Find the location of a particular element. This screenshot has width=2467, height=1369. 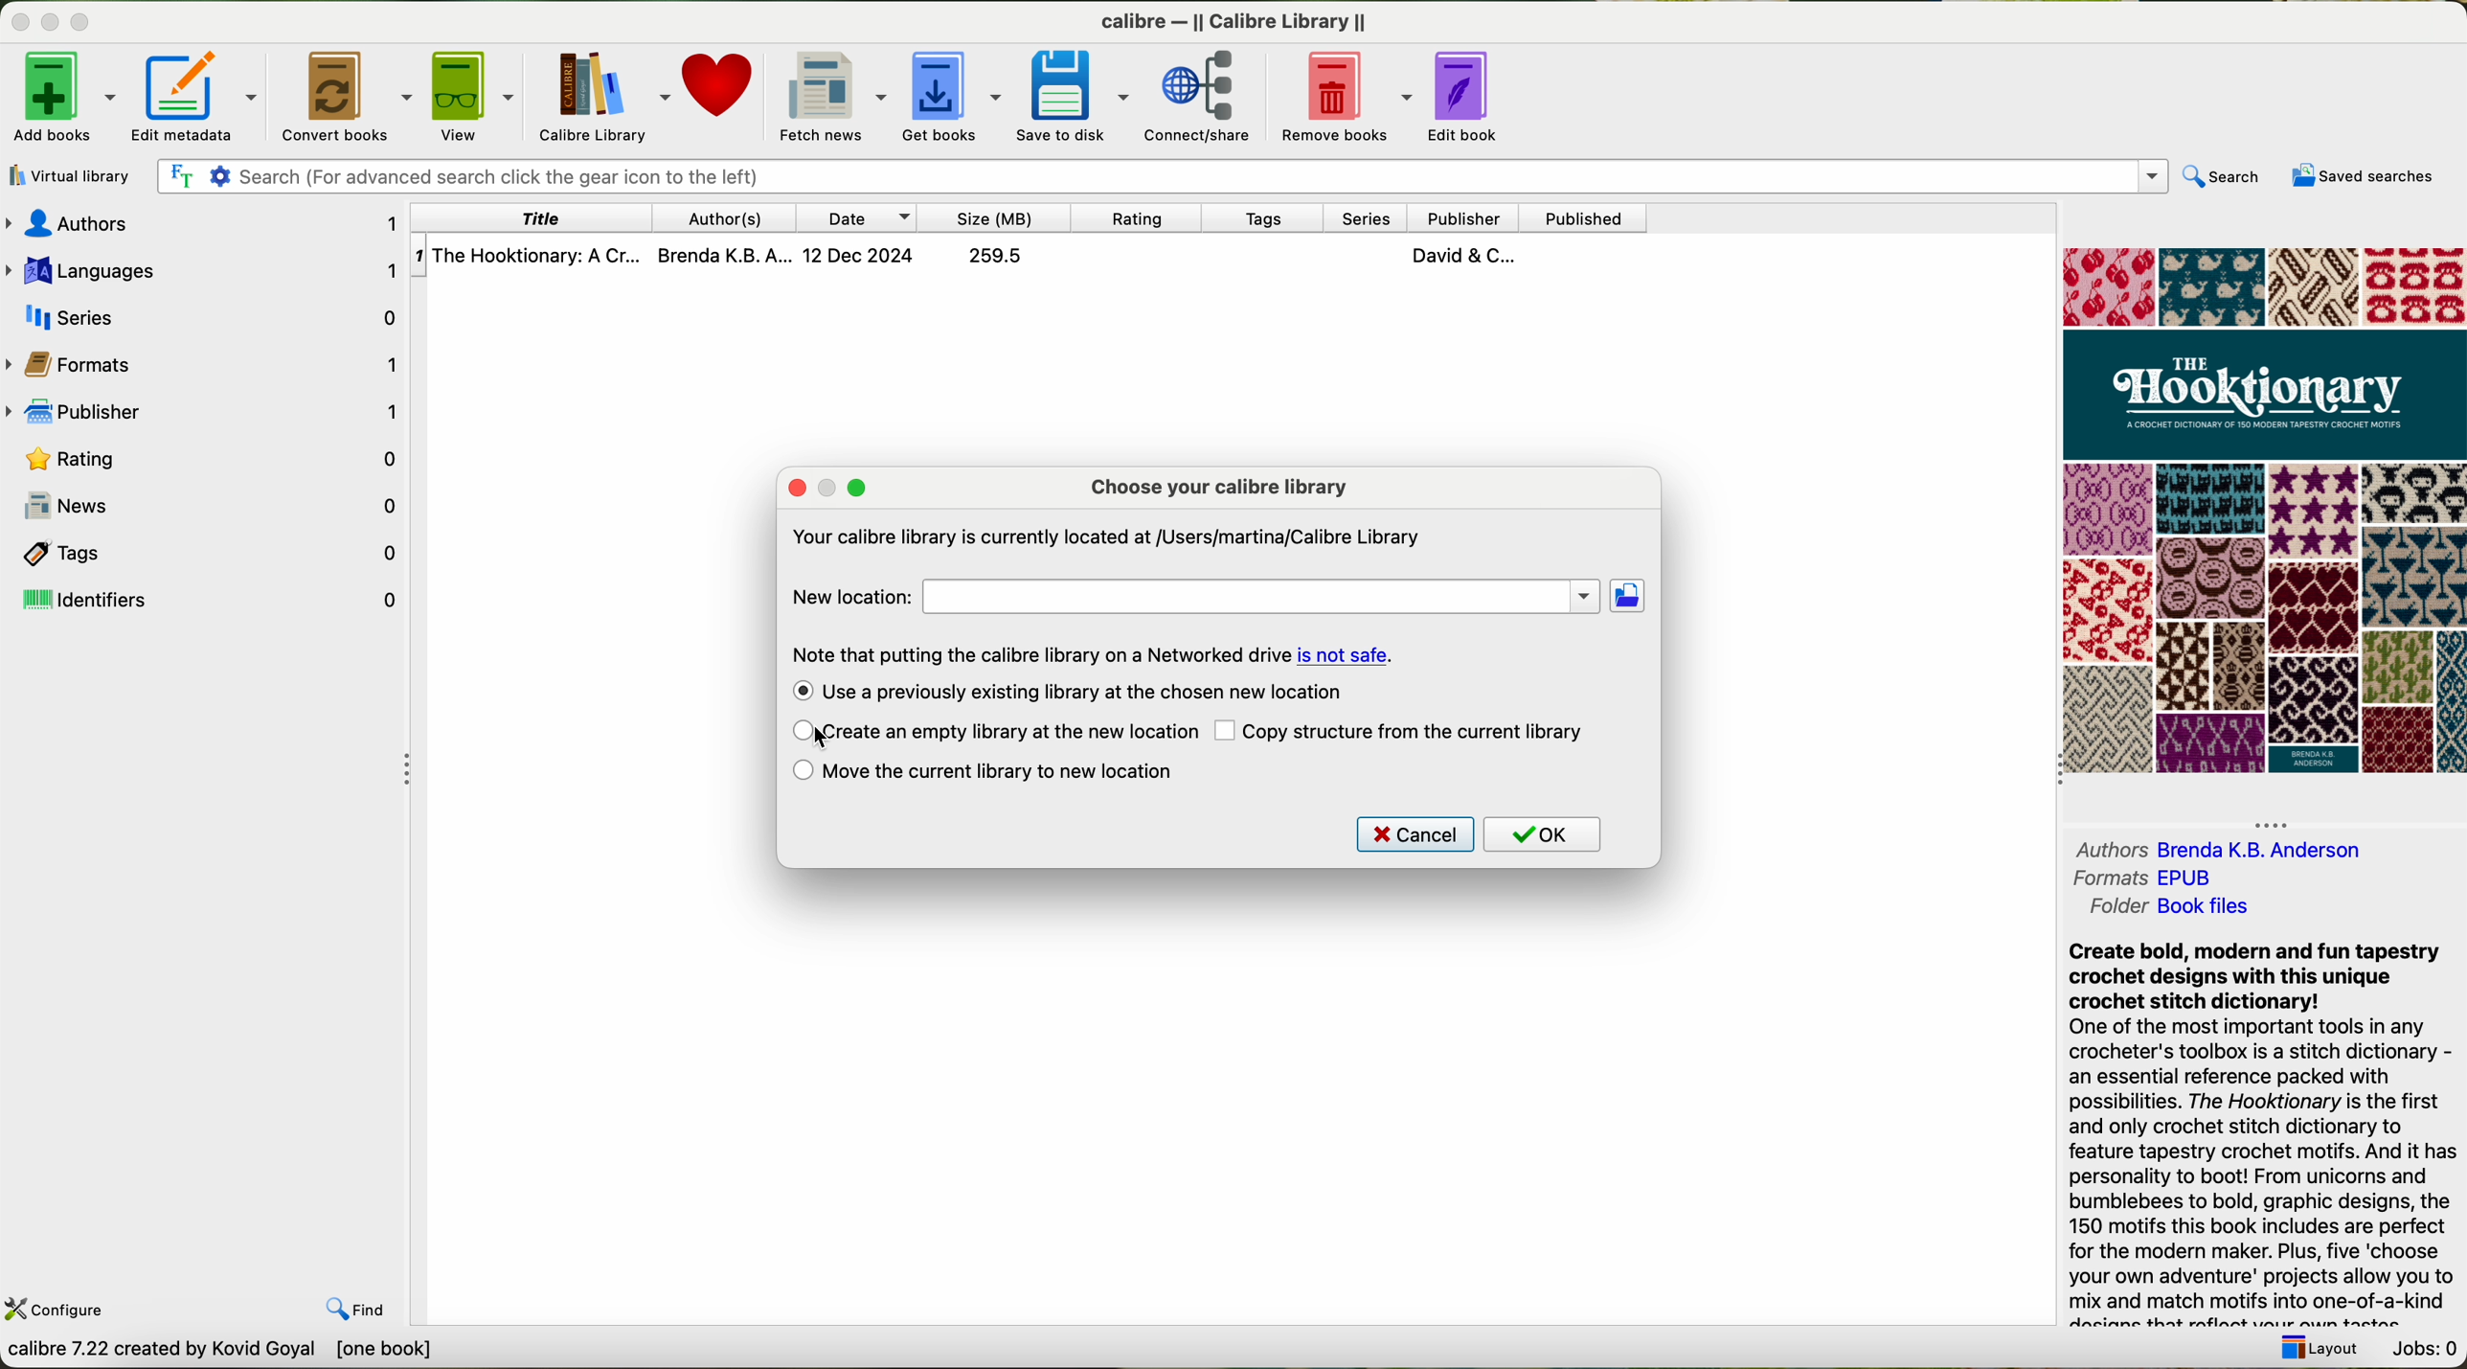

calibre — || Calibre Library || is located at coordinates (1232, 19).